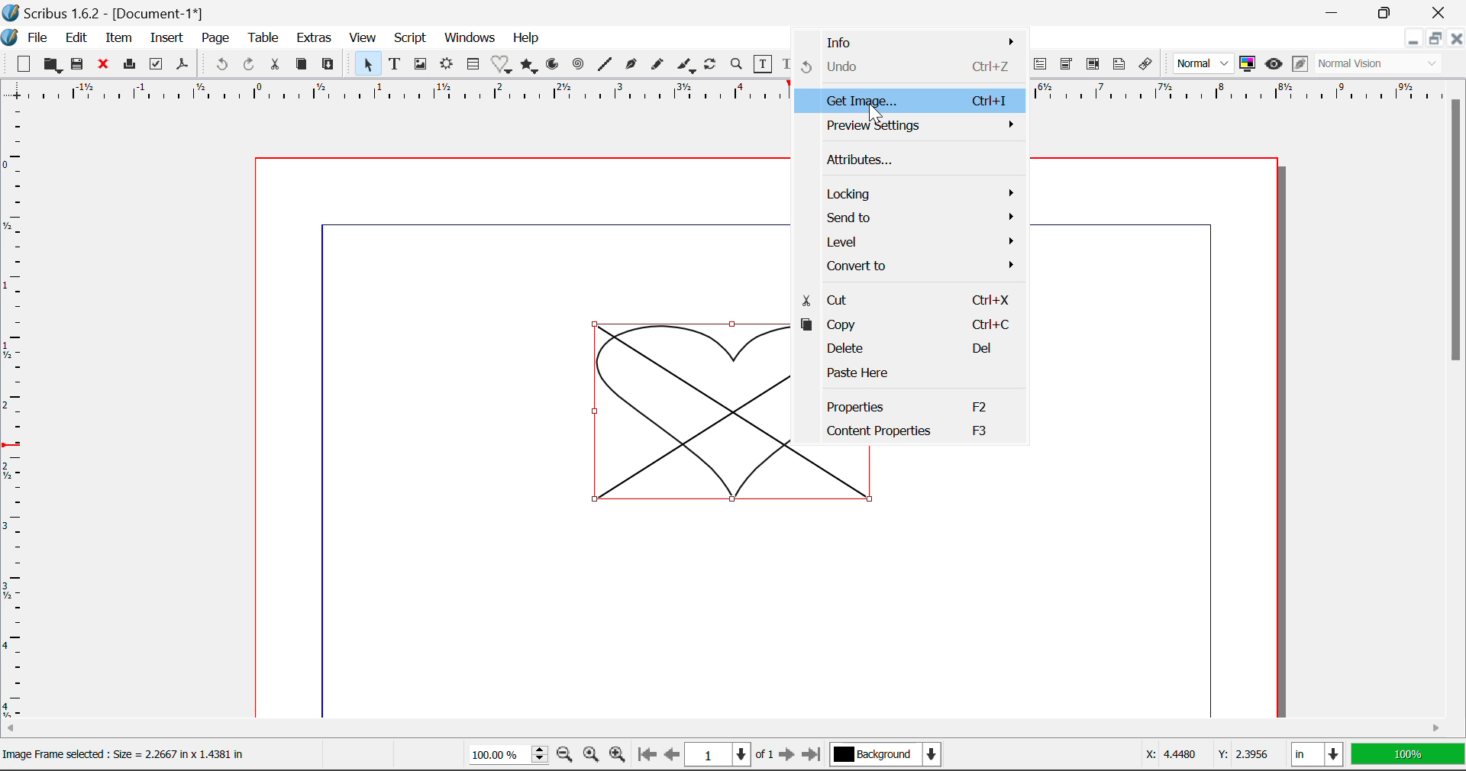  I want to click on Close, so click(1443, 12).